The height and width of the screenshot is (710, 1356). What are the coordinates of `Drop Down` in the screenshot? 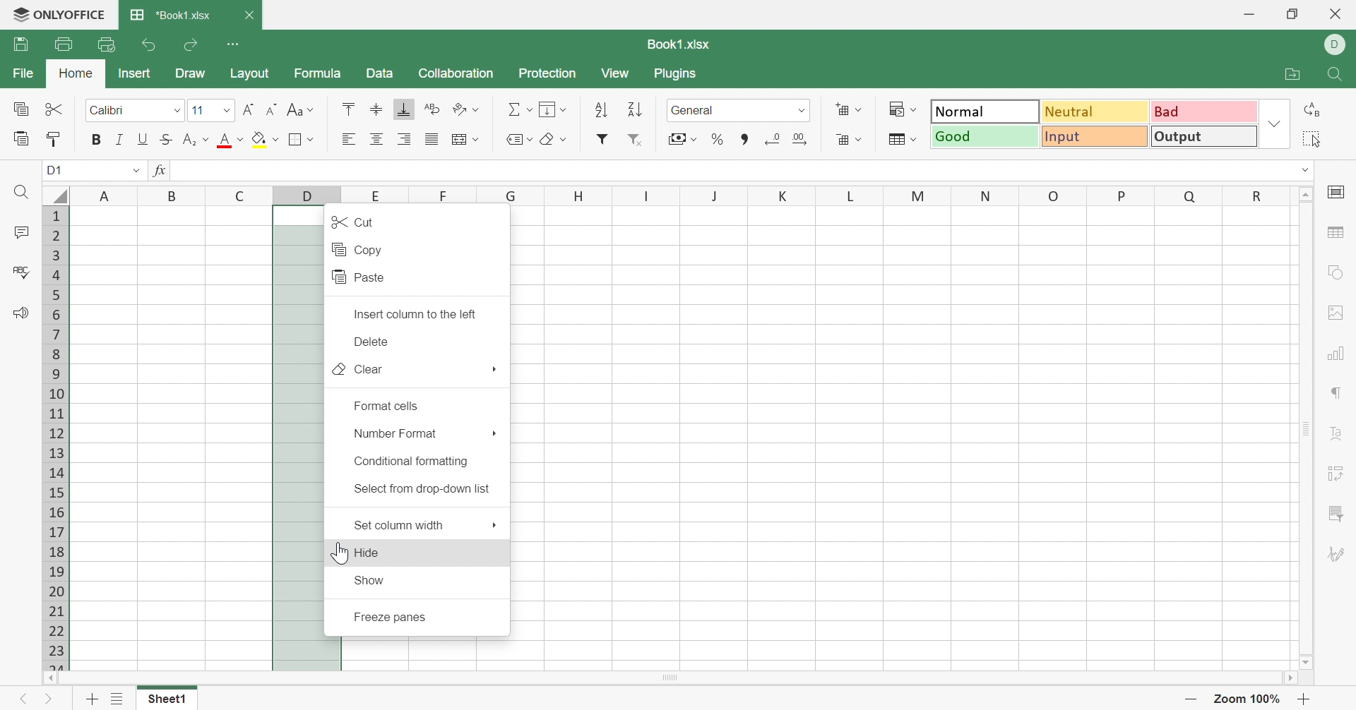 It's located at (177, 110).